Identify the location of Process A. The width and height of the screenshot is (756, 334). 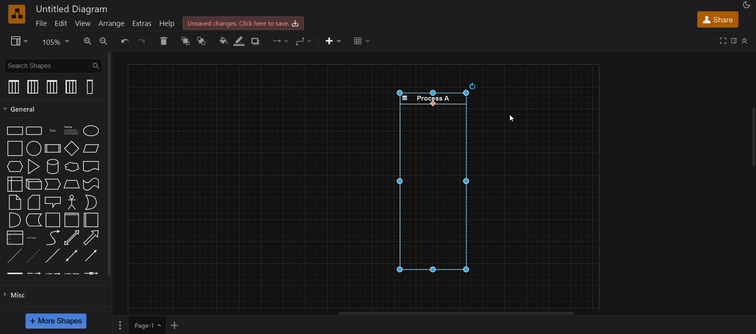
(433, 99).